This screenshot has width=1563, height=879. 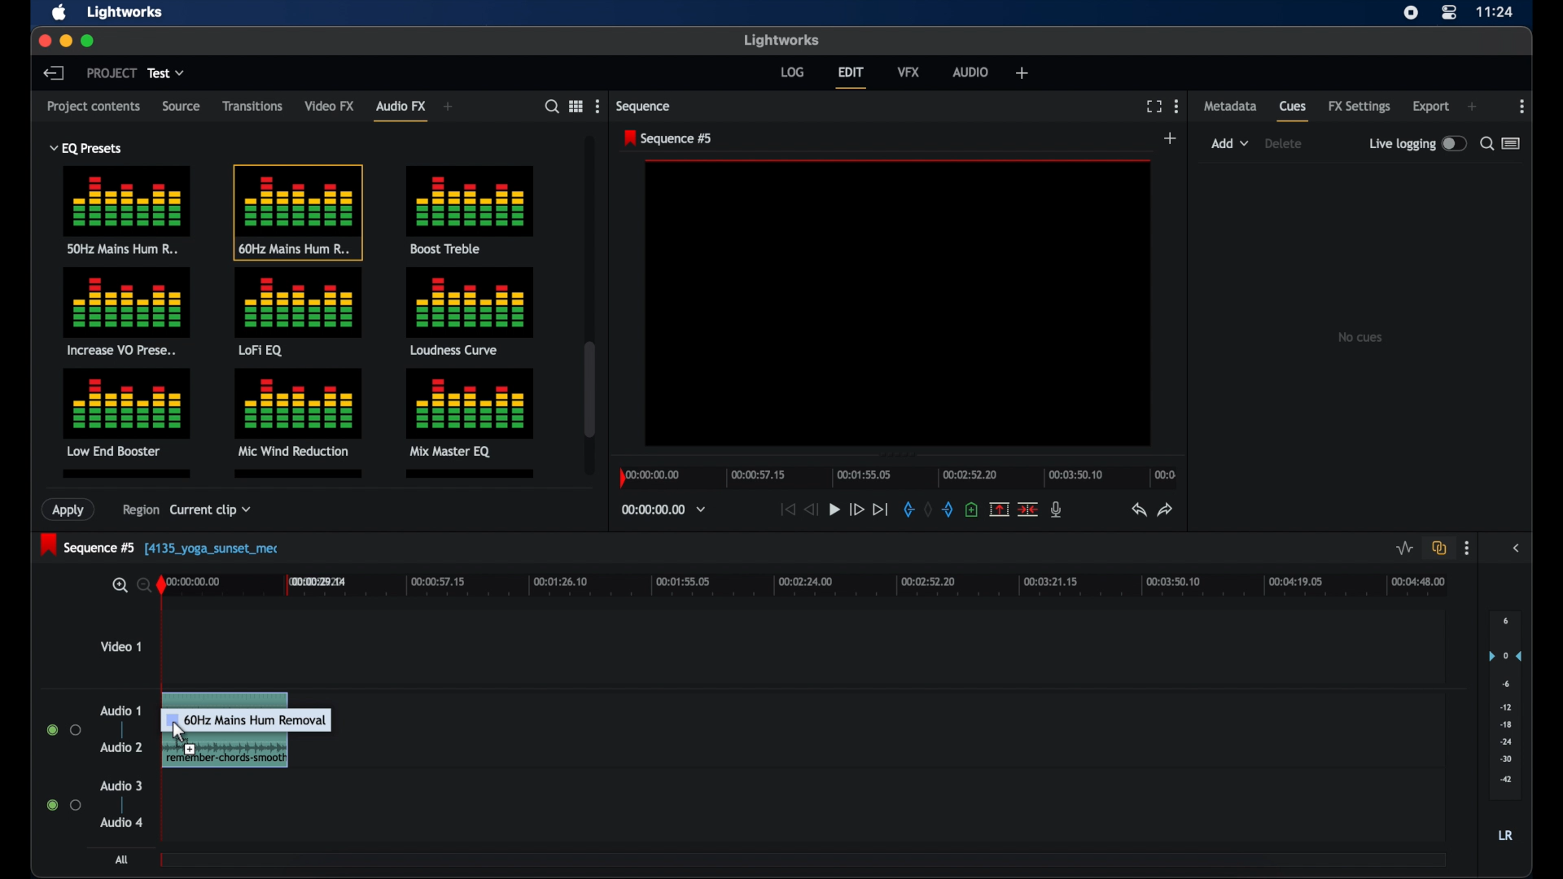 I want to click on play, so click(x=834, y=510).